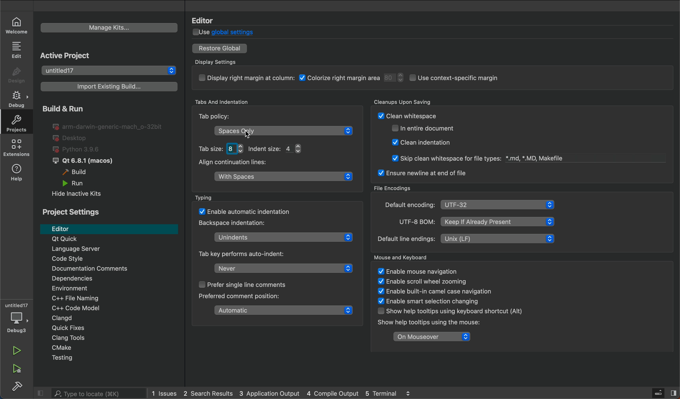 The height and width of the screenshot is (399, 680). Describe the element at coordinates (233, 117) in the screenshot. I see `Tab policy` at that location.